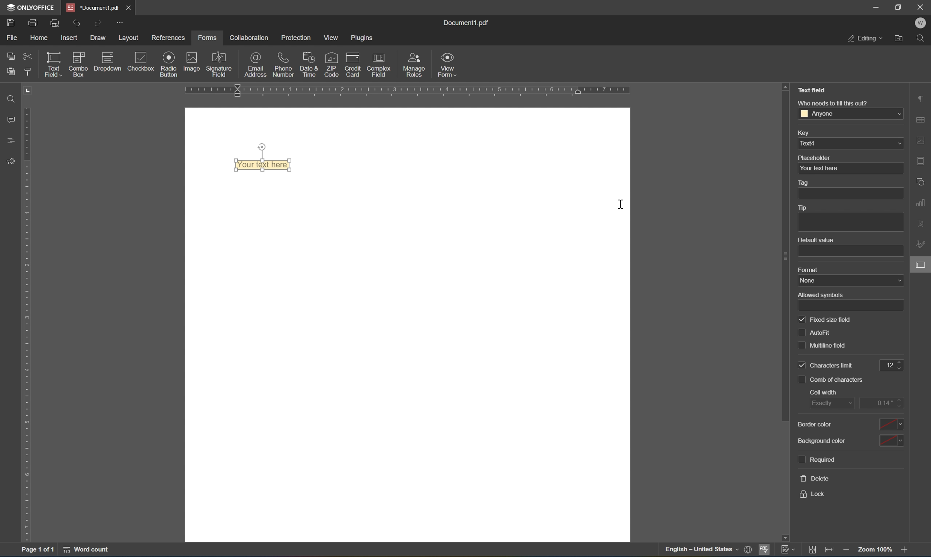 This screenshot has height=557, width=931. What do you see at coordinates (93, 77) in the screenshot?
I see `insert field text field` at bounding box center [93, 77].